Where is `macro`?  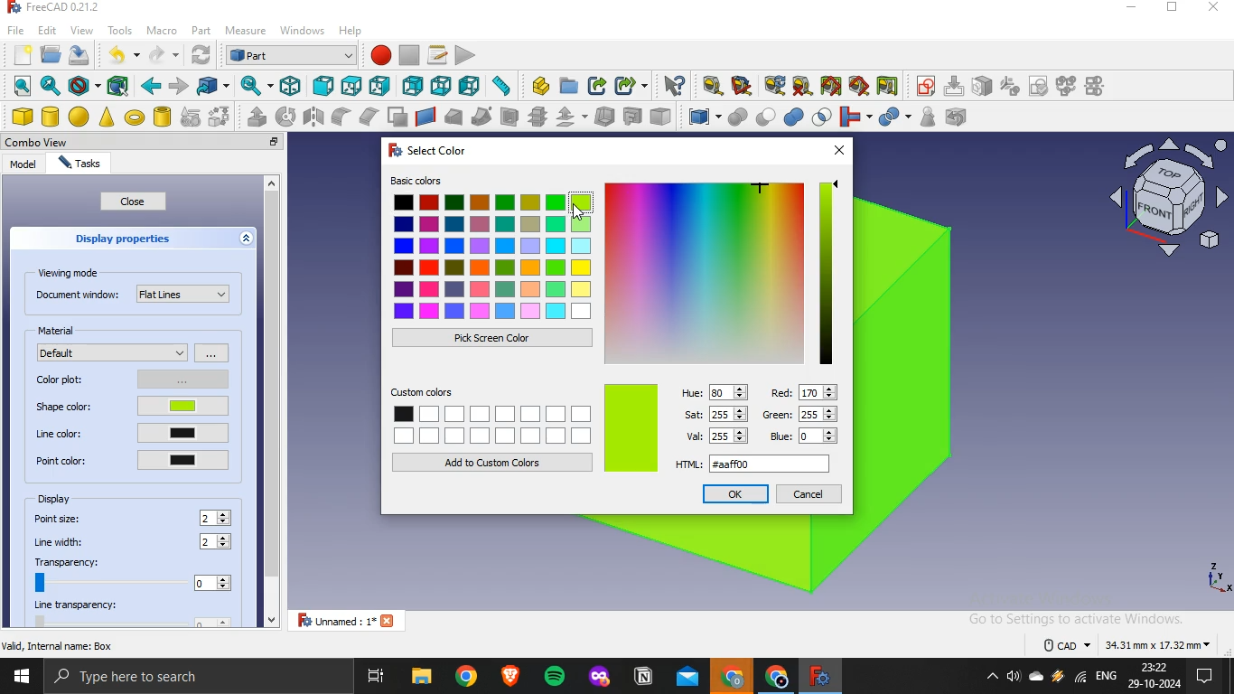 macro is located at coordinates (161, 31).